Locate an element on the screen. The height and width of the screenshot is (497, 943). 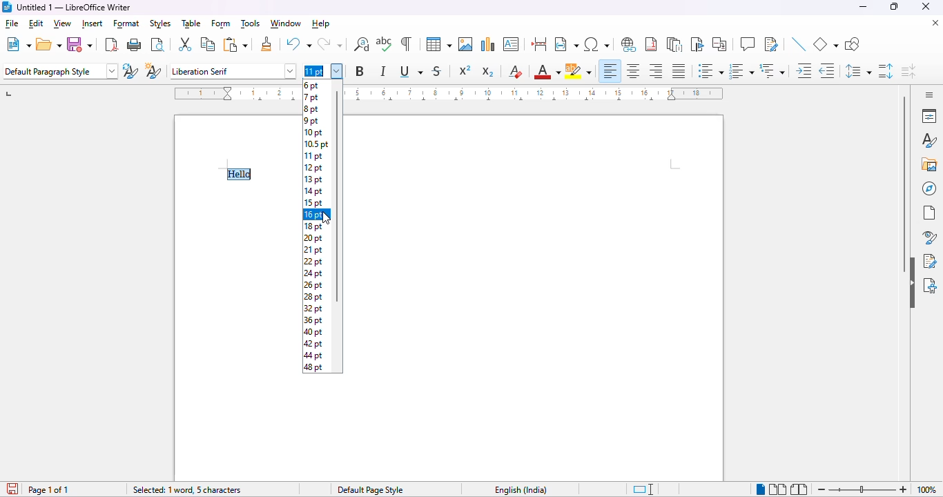
7 pt is located at coordinates (312, 97).